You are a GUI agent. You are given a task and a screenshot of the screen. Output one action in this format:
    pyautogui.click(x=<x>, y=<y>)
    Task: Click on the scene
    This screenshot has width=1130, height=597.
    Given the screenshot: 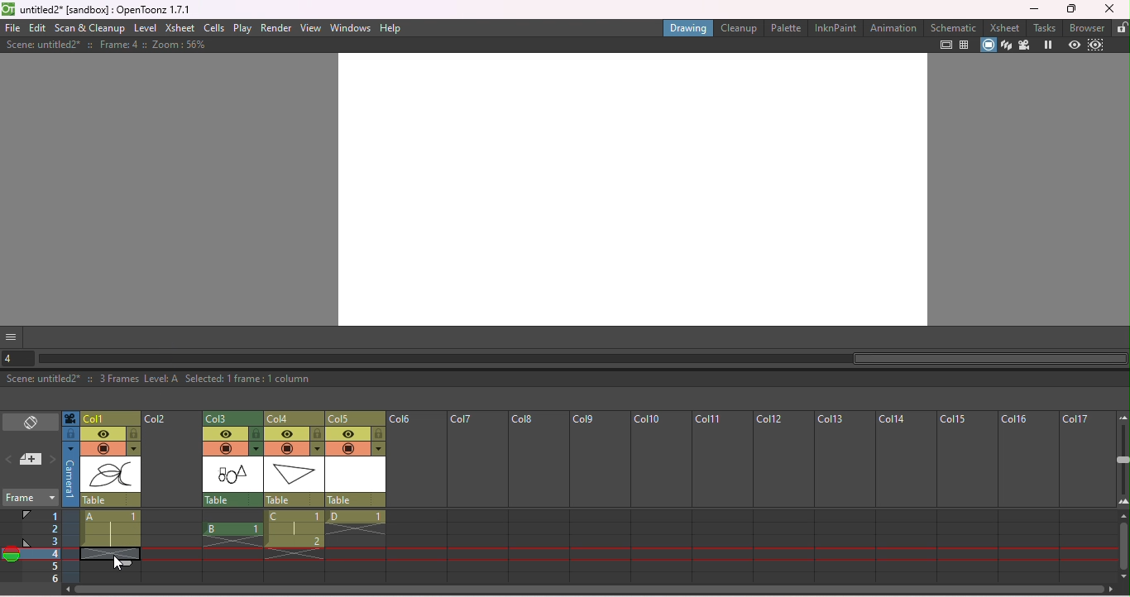 What is the action you would take?
    pyautogui.click(x=294, y=474)
    